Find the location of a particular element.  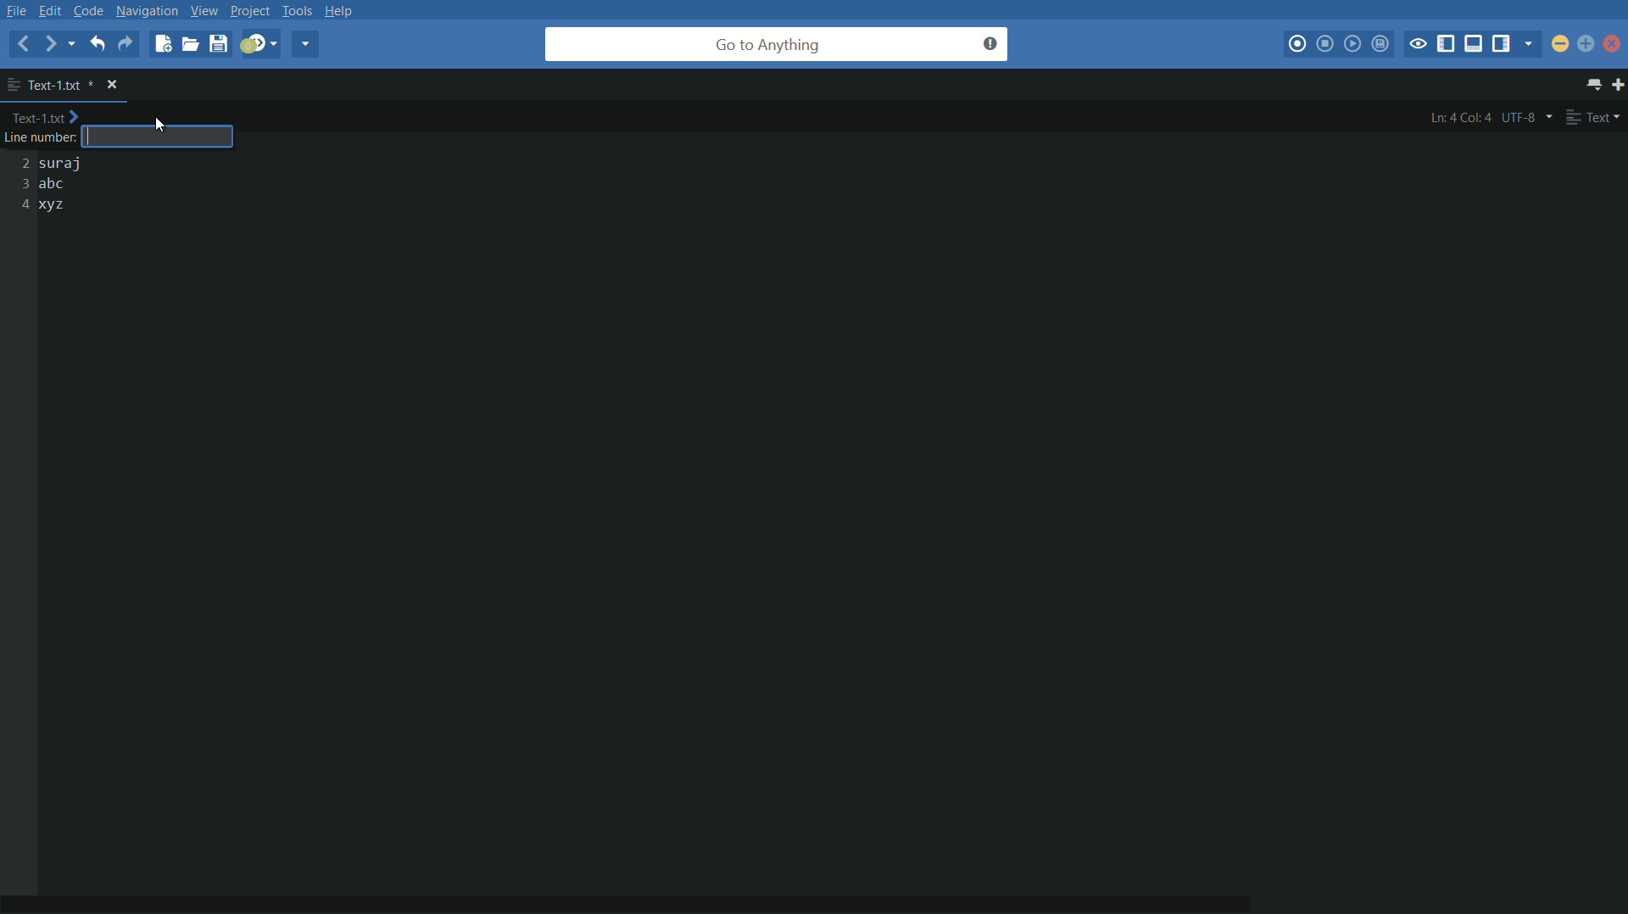

show/hide left panel is located at coordinates (1446, 44).